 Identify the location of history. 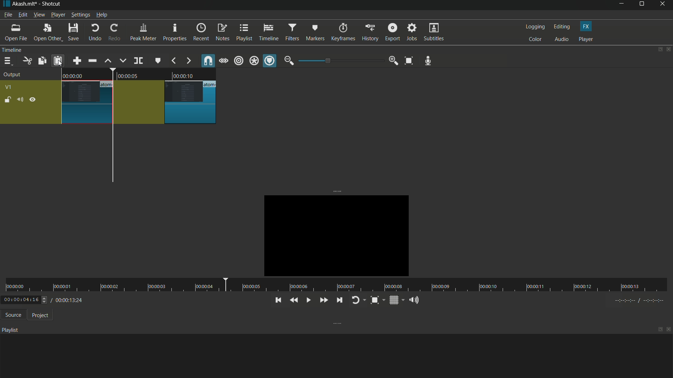
(370, 33).